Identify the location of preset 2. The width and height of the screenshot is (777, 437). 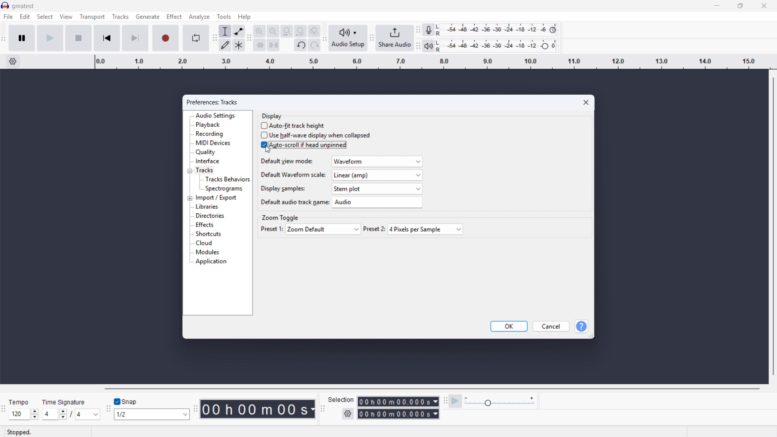
(375, 229).